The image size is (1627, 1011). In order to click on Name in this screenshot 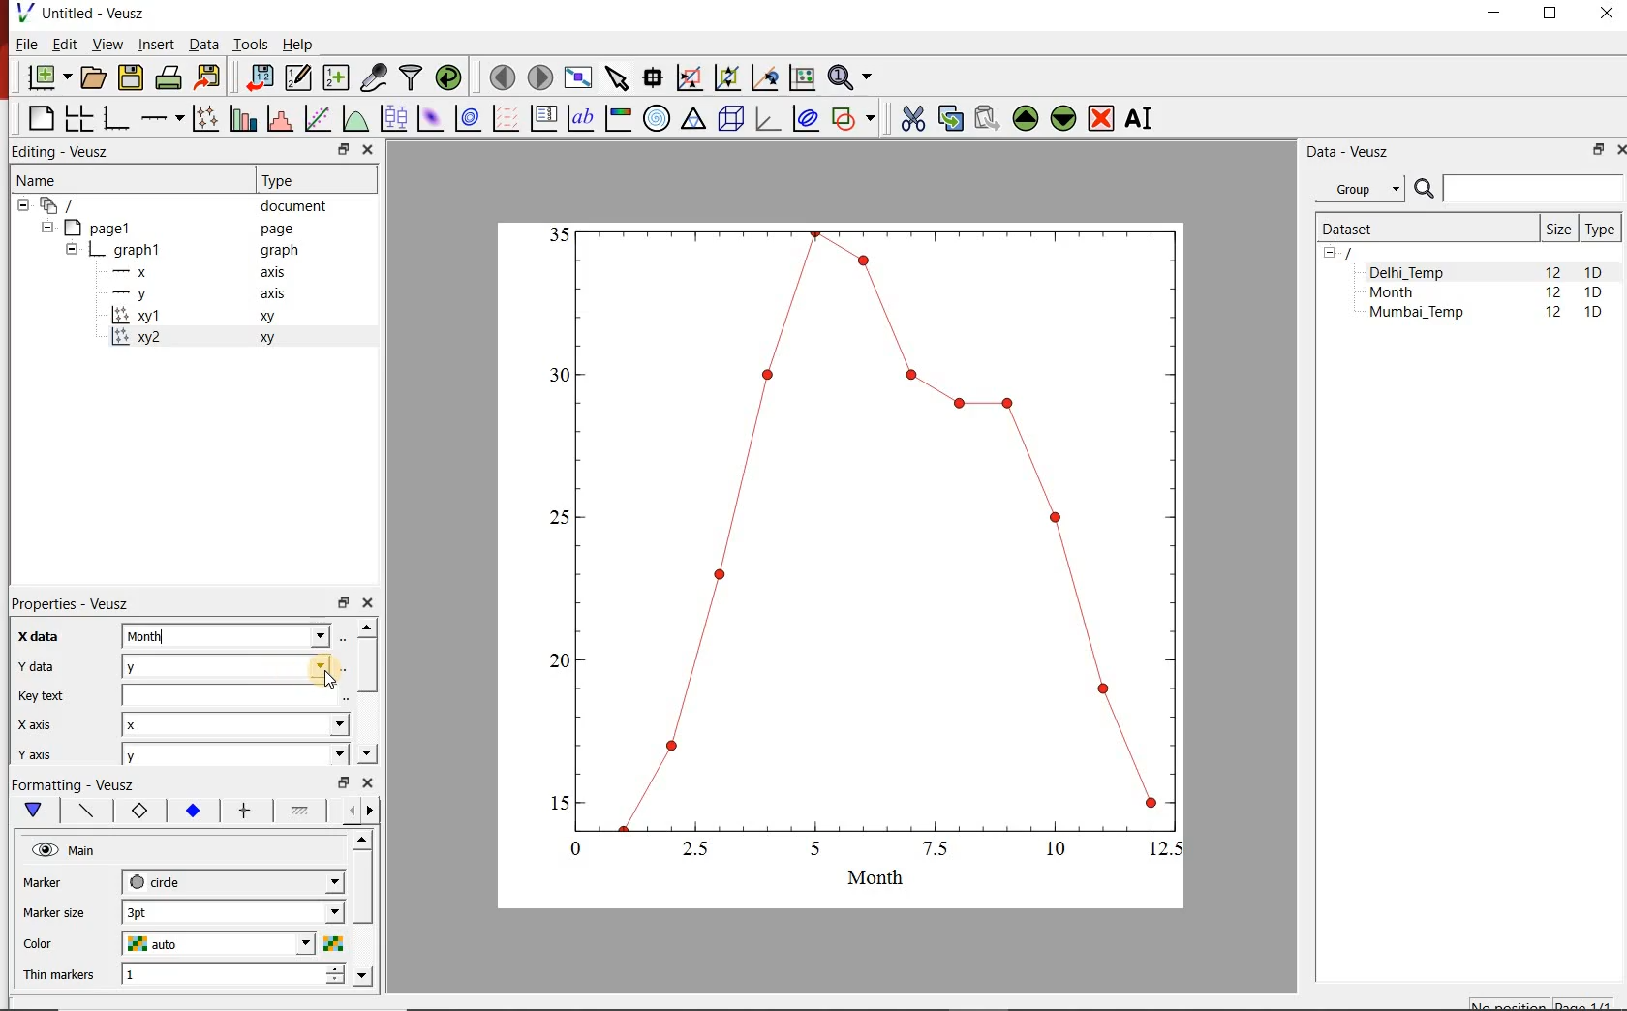, I will do `click(39, 179)`.